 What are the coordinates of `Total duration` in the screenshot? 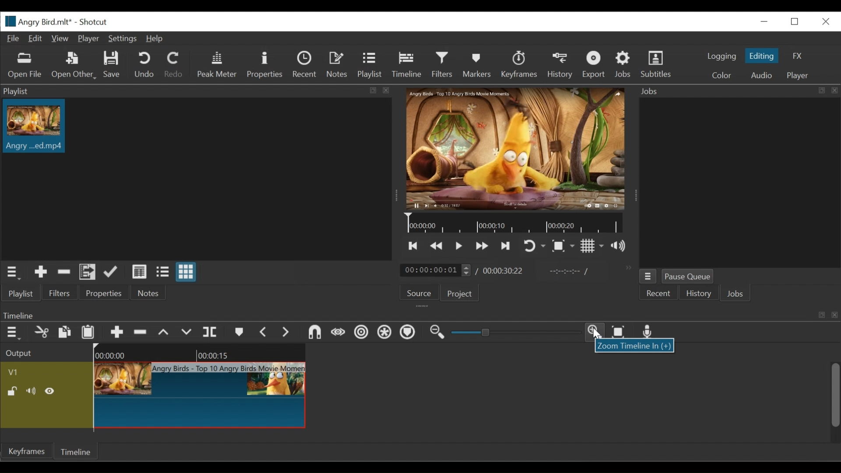 It's located at (506, 271).